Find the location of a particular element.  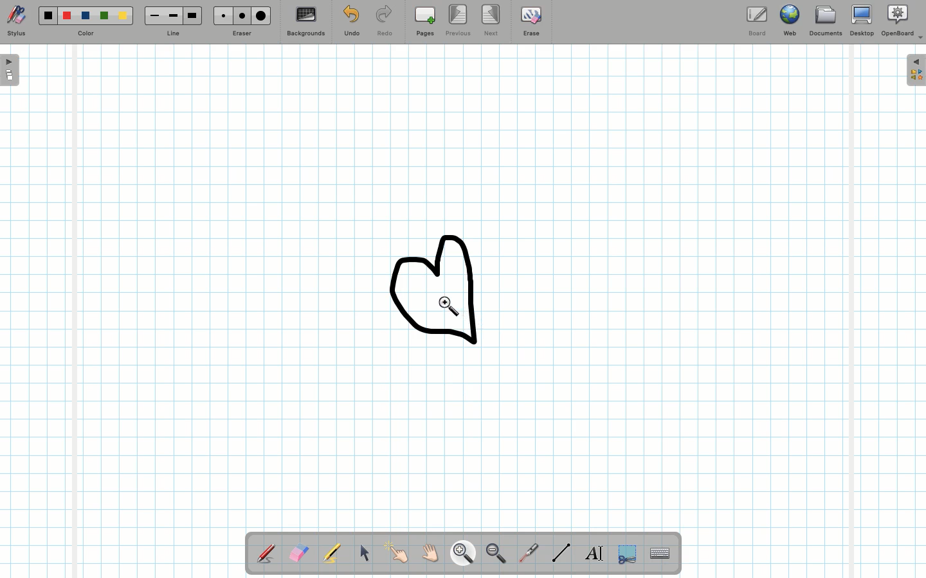

Open board is located at coordinates (10, 71).